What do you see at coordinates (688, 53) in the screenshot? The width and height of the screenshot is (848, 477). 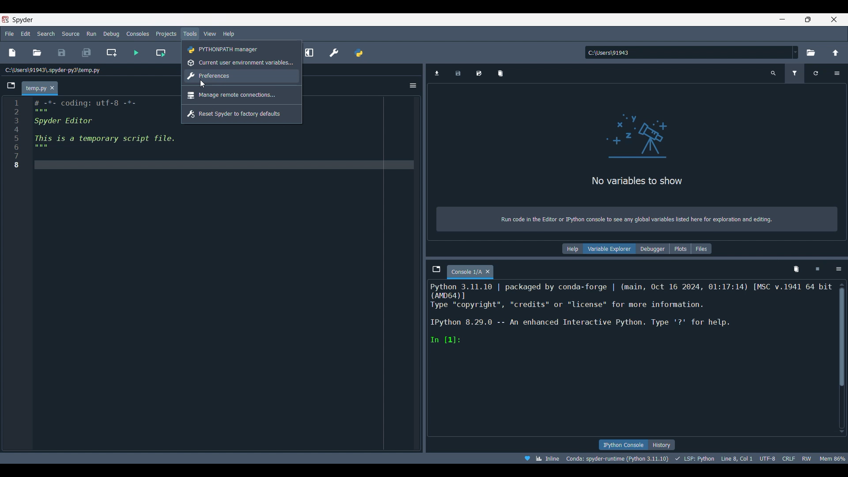 I see `Input location` at bounding box center [688, 53].